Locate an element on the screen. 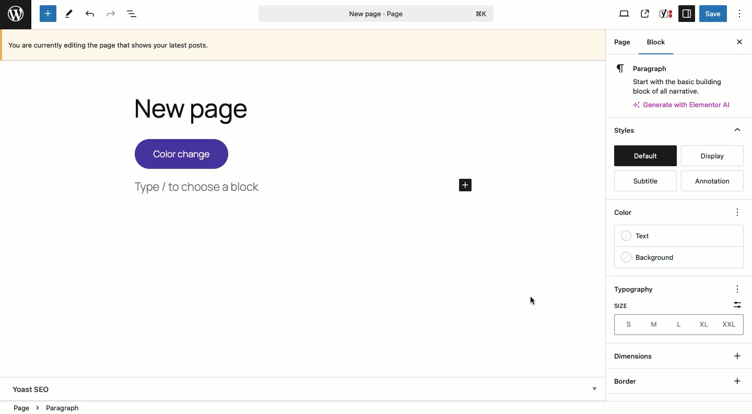 This screenshot has width=752, height=414. Location is located at coordinates (303, 407).